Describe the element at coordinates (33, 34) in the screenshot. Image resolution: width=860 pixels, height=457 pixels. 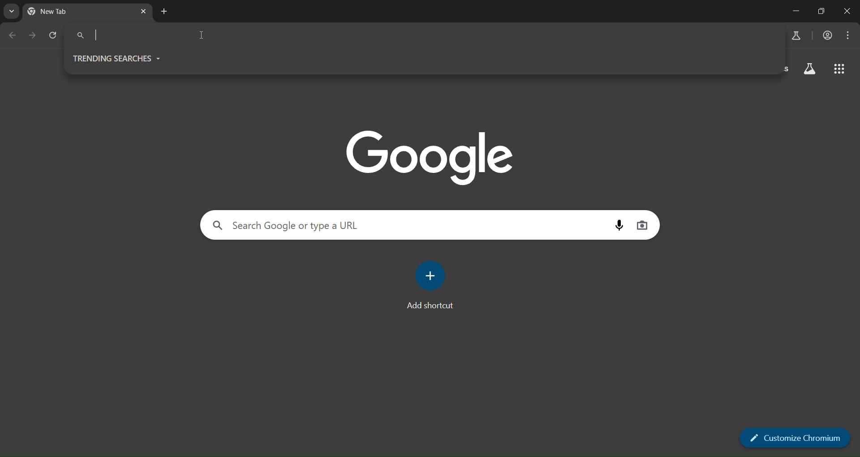
I see `go forward one page` at that location.